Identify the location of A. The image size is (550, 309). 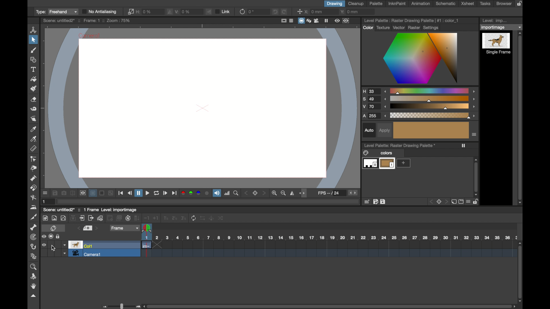
(372, 116).